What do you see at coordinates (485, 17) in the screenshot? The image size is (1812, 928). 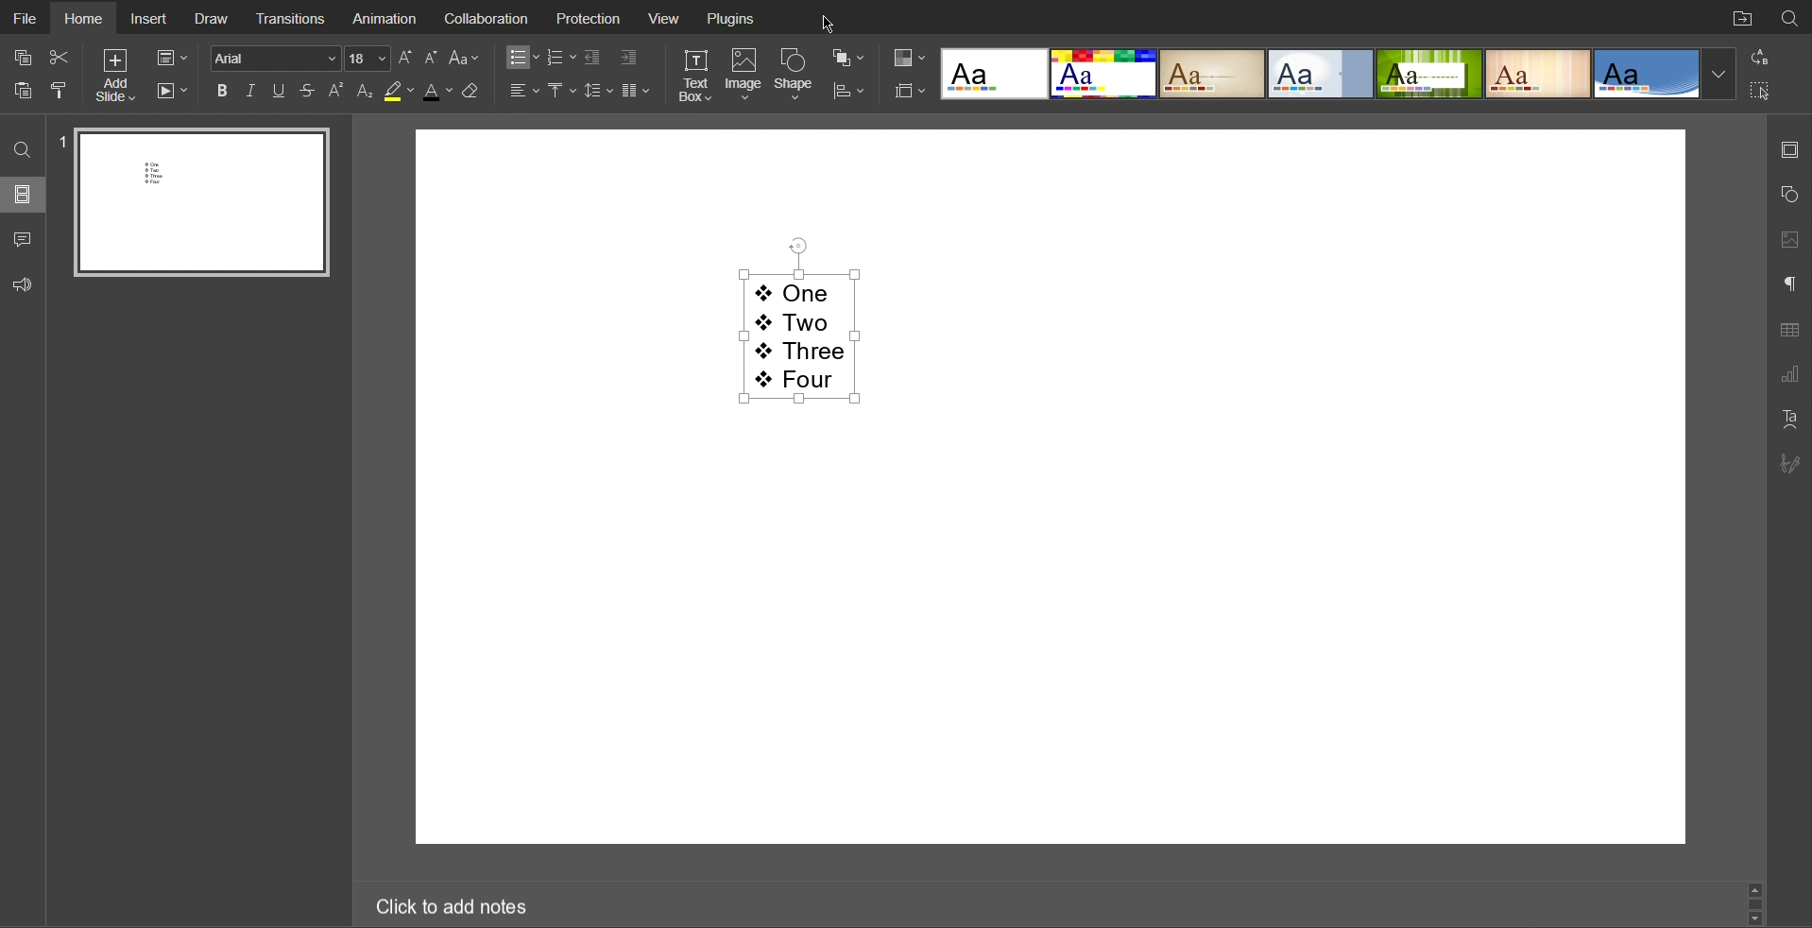 I see `Collaboration` at bounding box center [485, 17].